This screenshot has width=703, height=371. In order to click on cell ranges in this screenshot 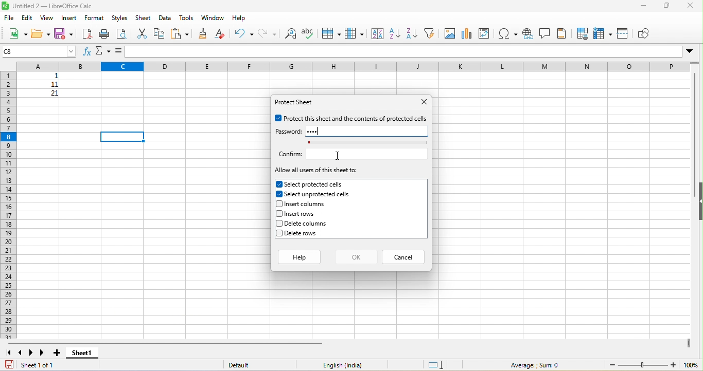, I will do `click(43, 88)`.